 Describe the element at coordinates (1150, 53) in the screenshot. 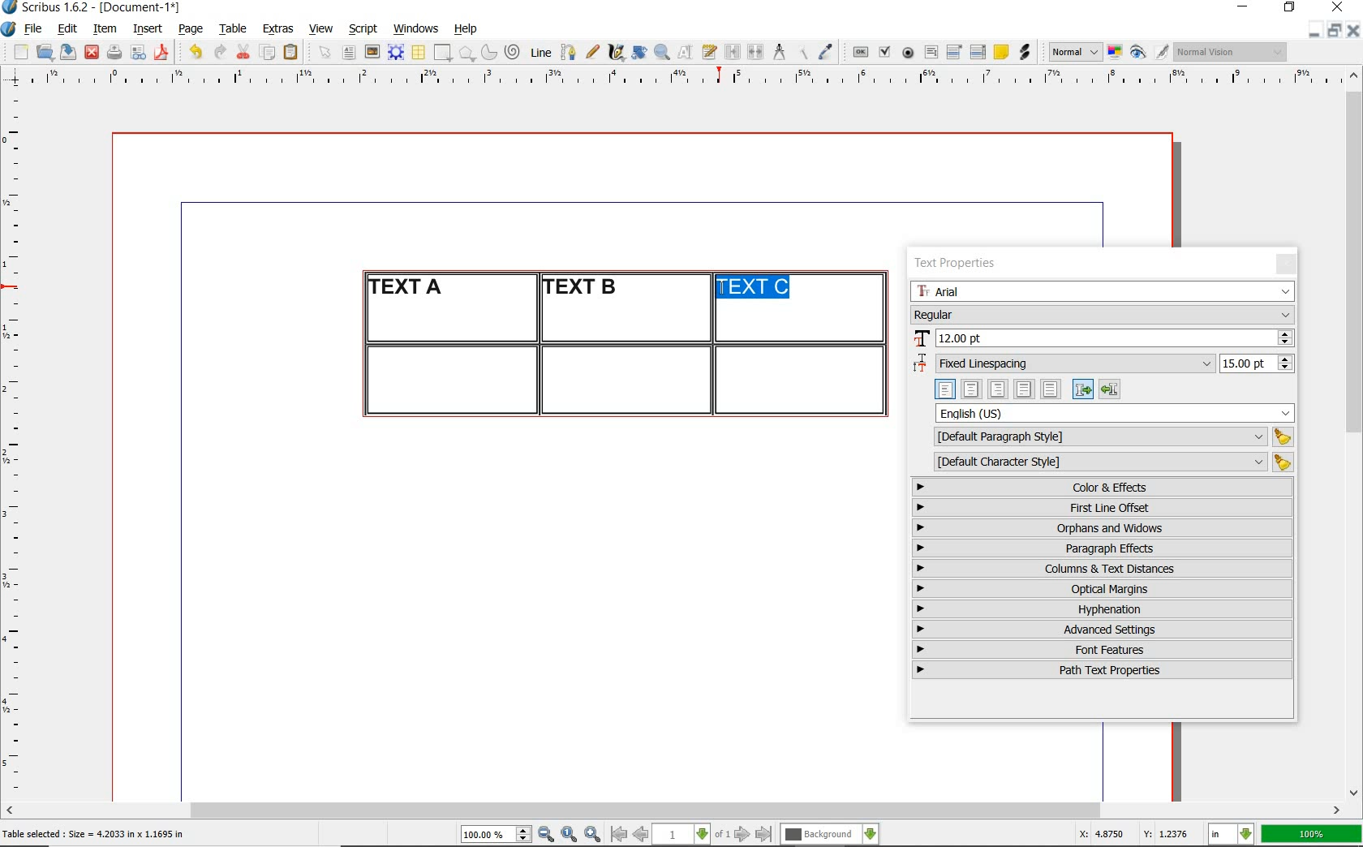

I see `preview mode` at that location.